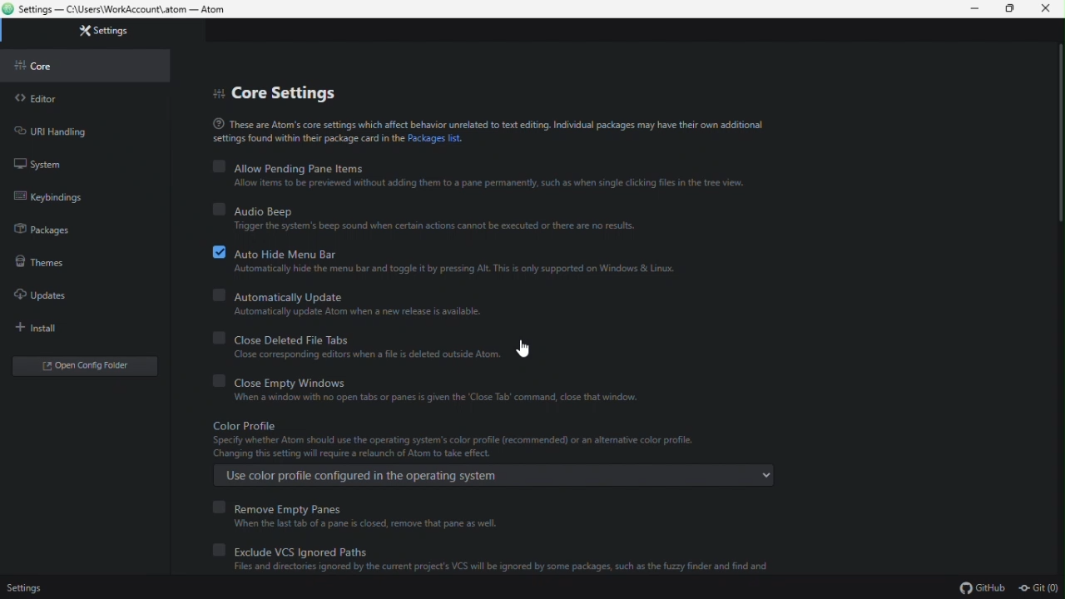 Image resolution: width=1065 pixels, height=599 pixels. I want to click on minimize, so click(967, 9).